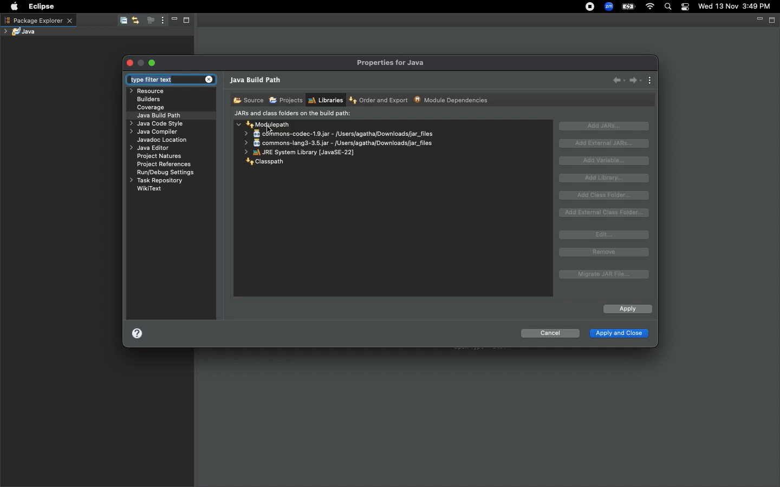 This screenshot has width=780, height=487. I want to click on Java build path, so click(161, 115).